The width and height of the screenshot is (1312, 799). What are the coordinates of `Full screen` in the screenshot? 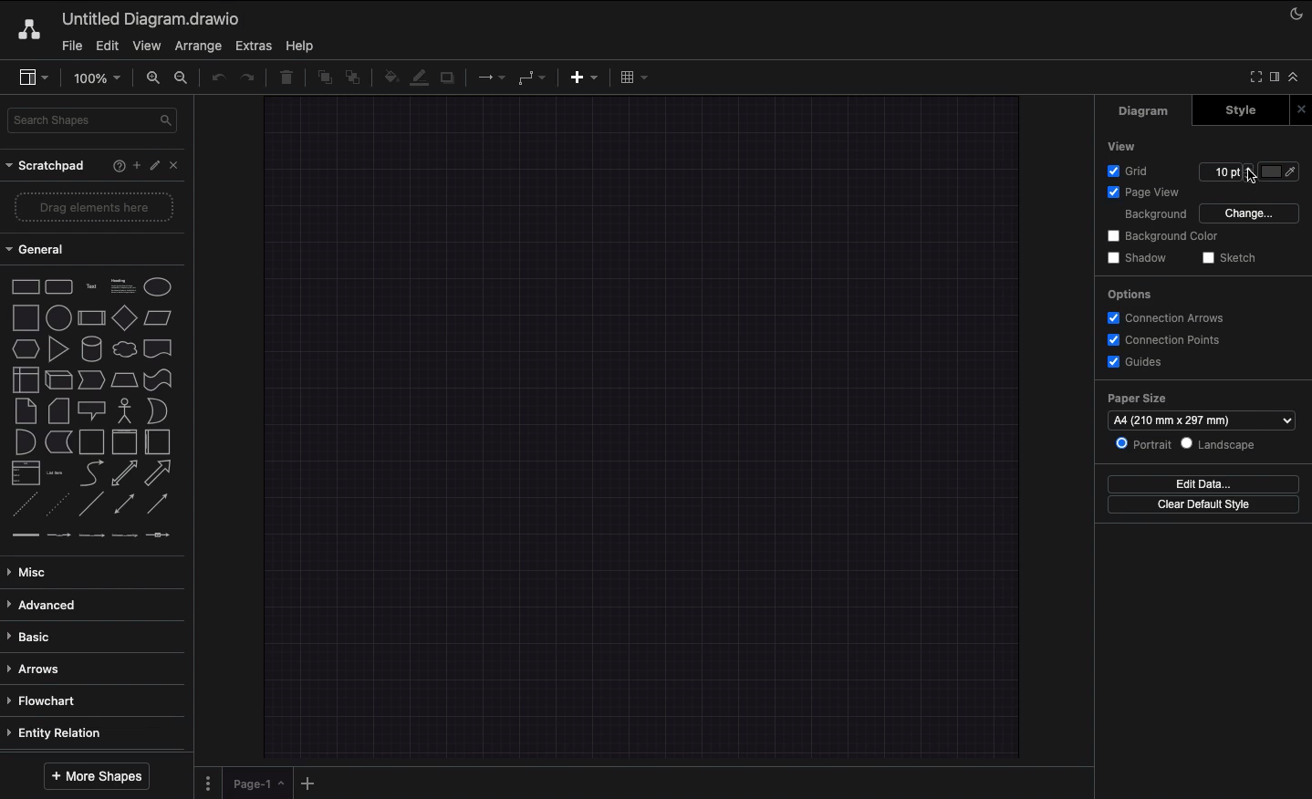 It's located at (1255, 76).